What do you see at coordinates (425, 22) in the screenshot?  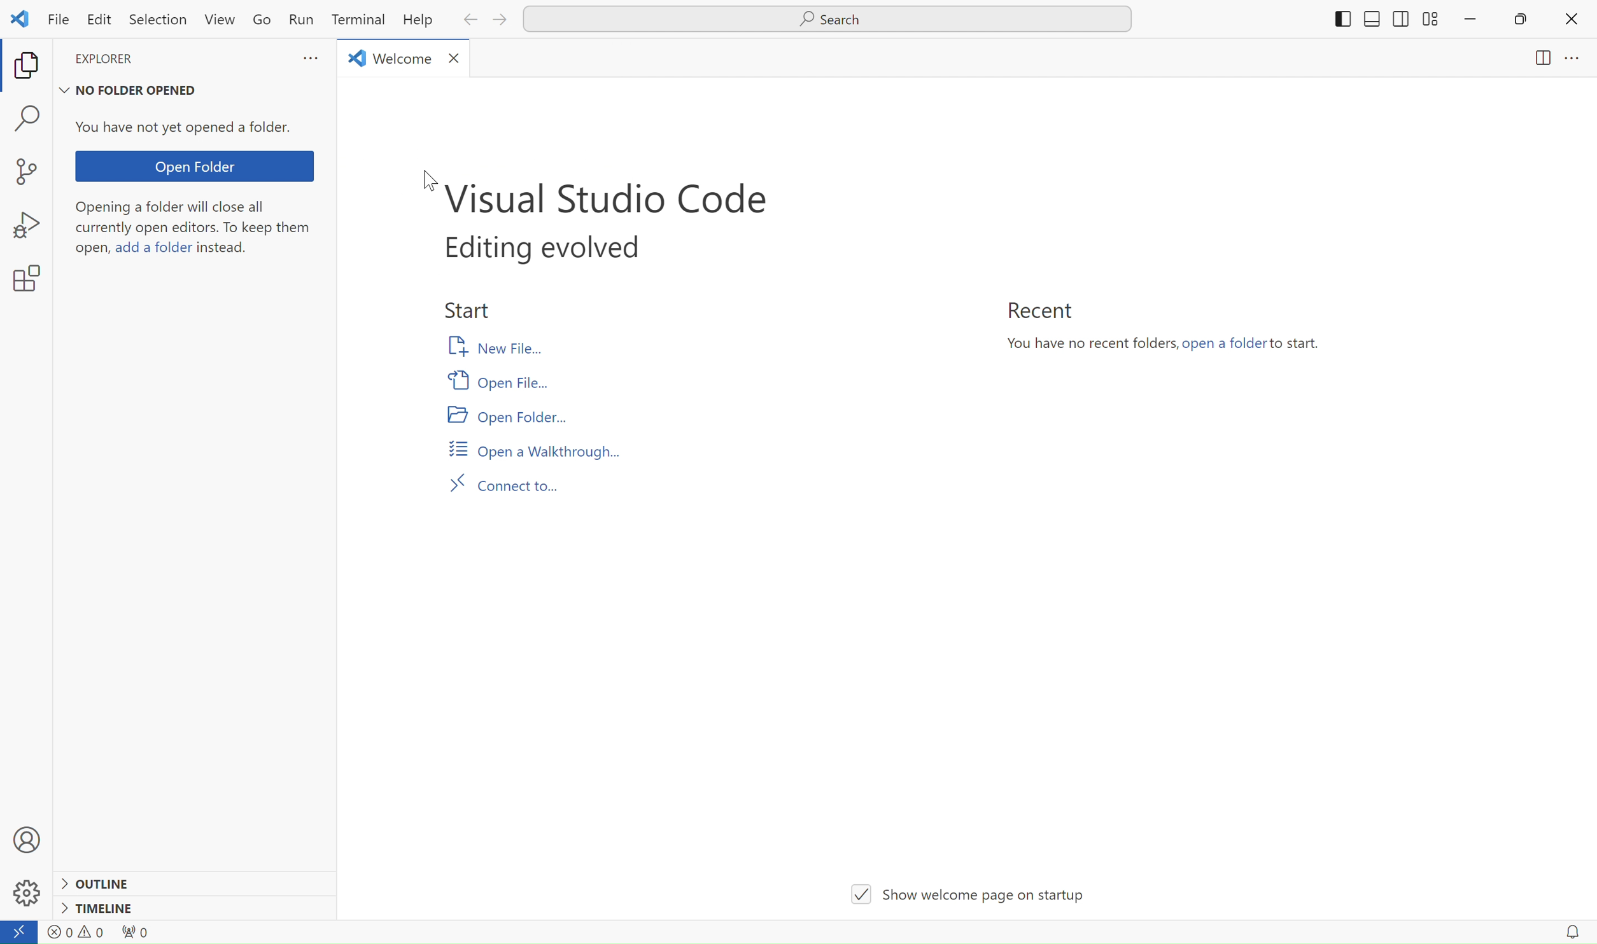 I see `Help` at bounding box center [425, 22].